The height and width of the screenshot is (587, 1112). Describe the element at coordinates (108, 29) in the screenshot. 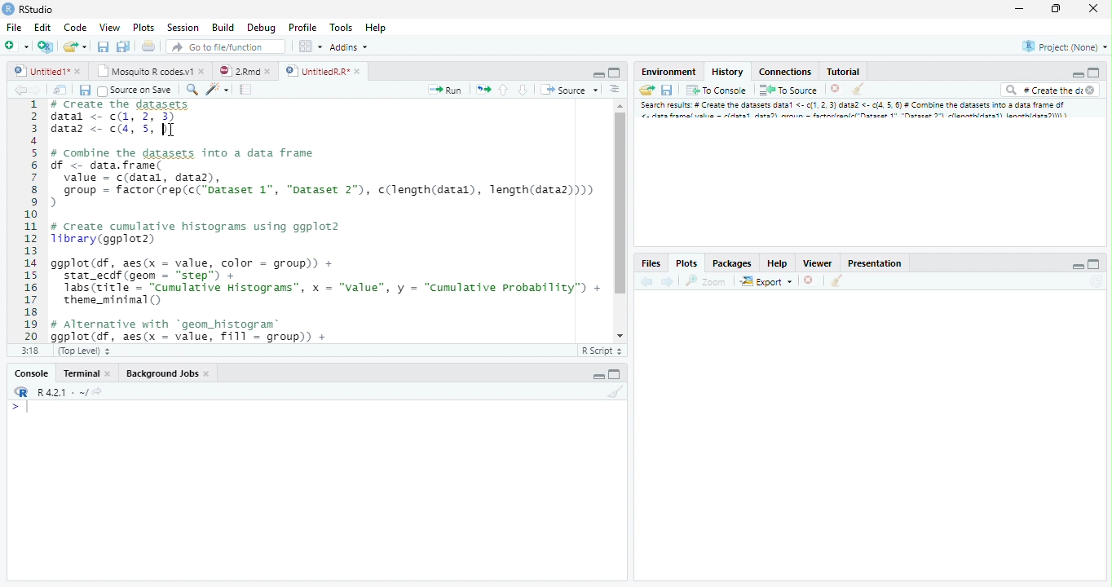

I see `View` at that location.